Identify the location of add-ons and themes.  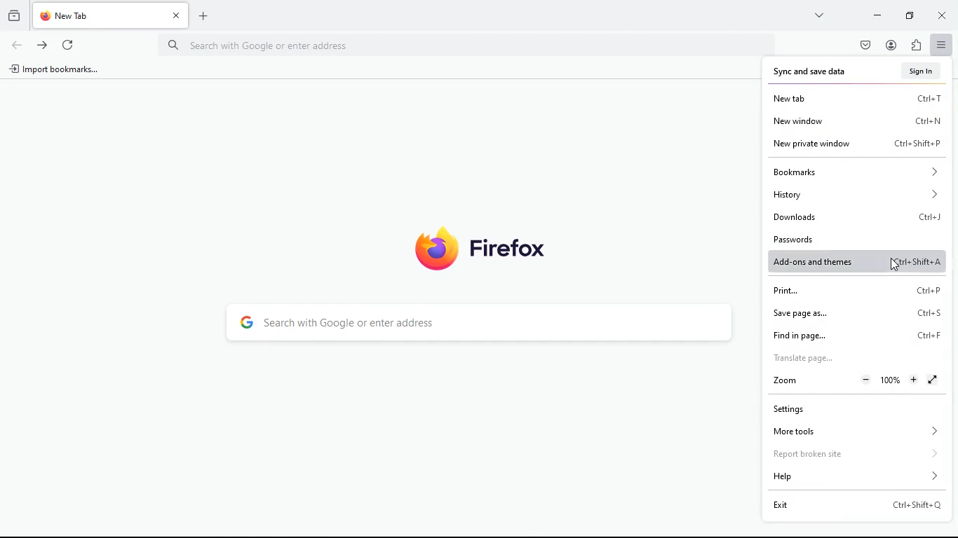
(858, 261).